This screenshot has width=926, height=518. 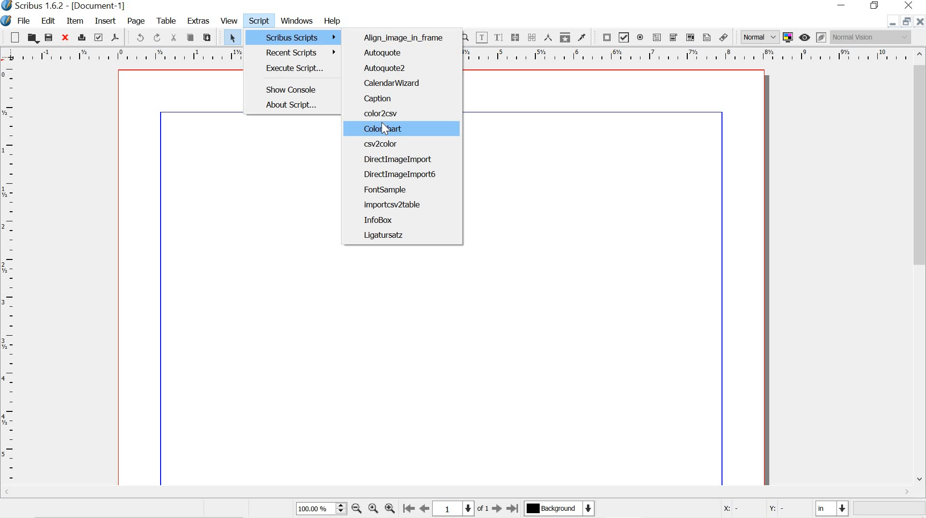 What do you see at coordinates (641, 39) in the screenshot?
I see `pdf radio button` at bounding box center [641, 39].